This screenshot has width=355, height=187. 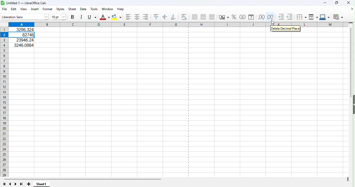 What do you see at coordinates (22, 184) in the screenshot?
I see `Scroll to last sheet` at bounding box center [22, 184].